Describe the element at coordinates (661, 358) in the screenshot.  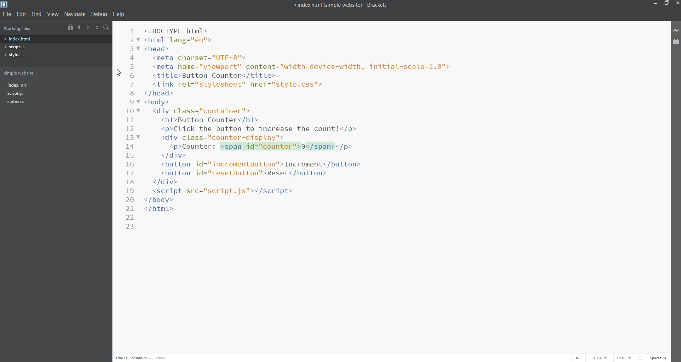
I see `space count` at that location.